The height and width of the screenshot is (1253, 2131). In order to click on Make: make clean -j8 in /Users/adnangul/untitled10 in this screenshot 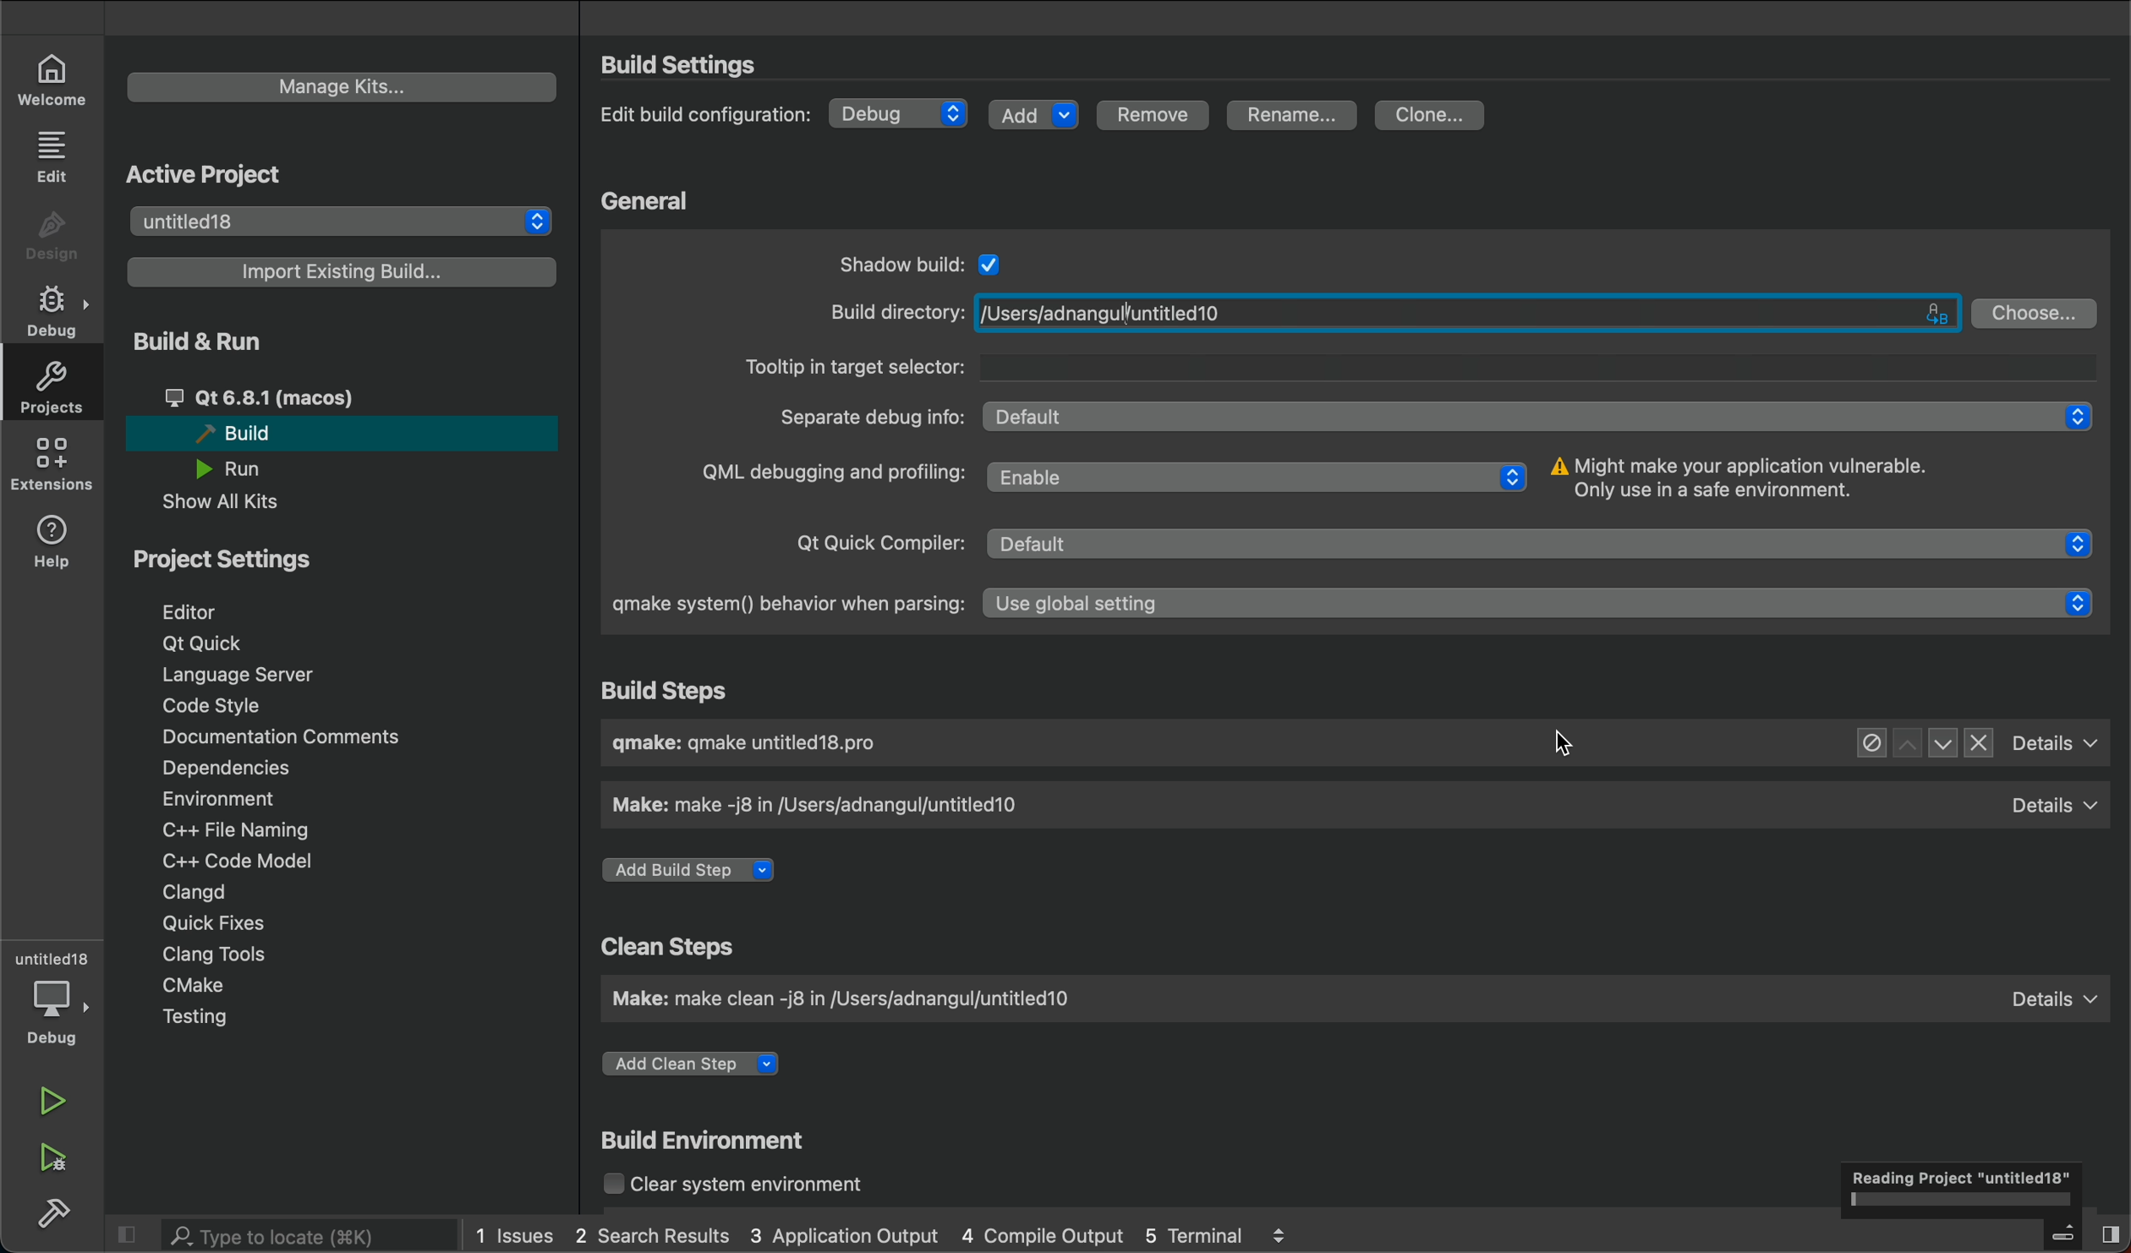, I will do `click(854, 1003)`.